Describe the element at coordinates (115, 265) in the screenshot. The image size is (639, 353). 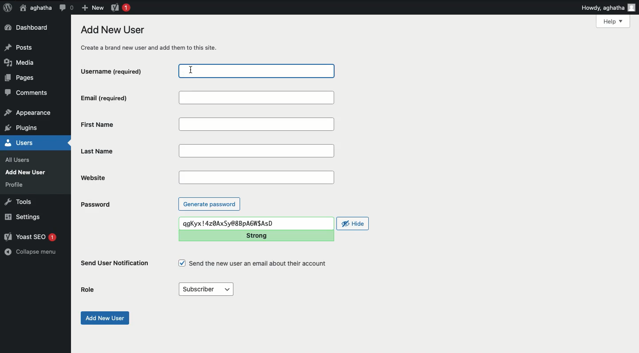
I see `Send user notification ` at that location.